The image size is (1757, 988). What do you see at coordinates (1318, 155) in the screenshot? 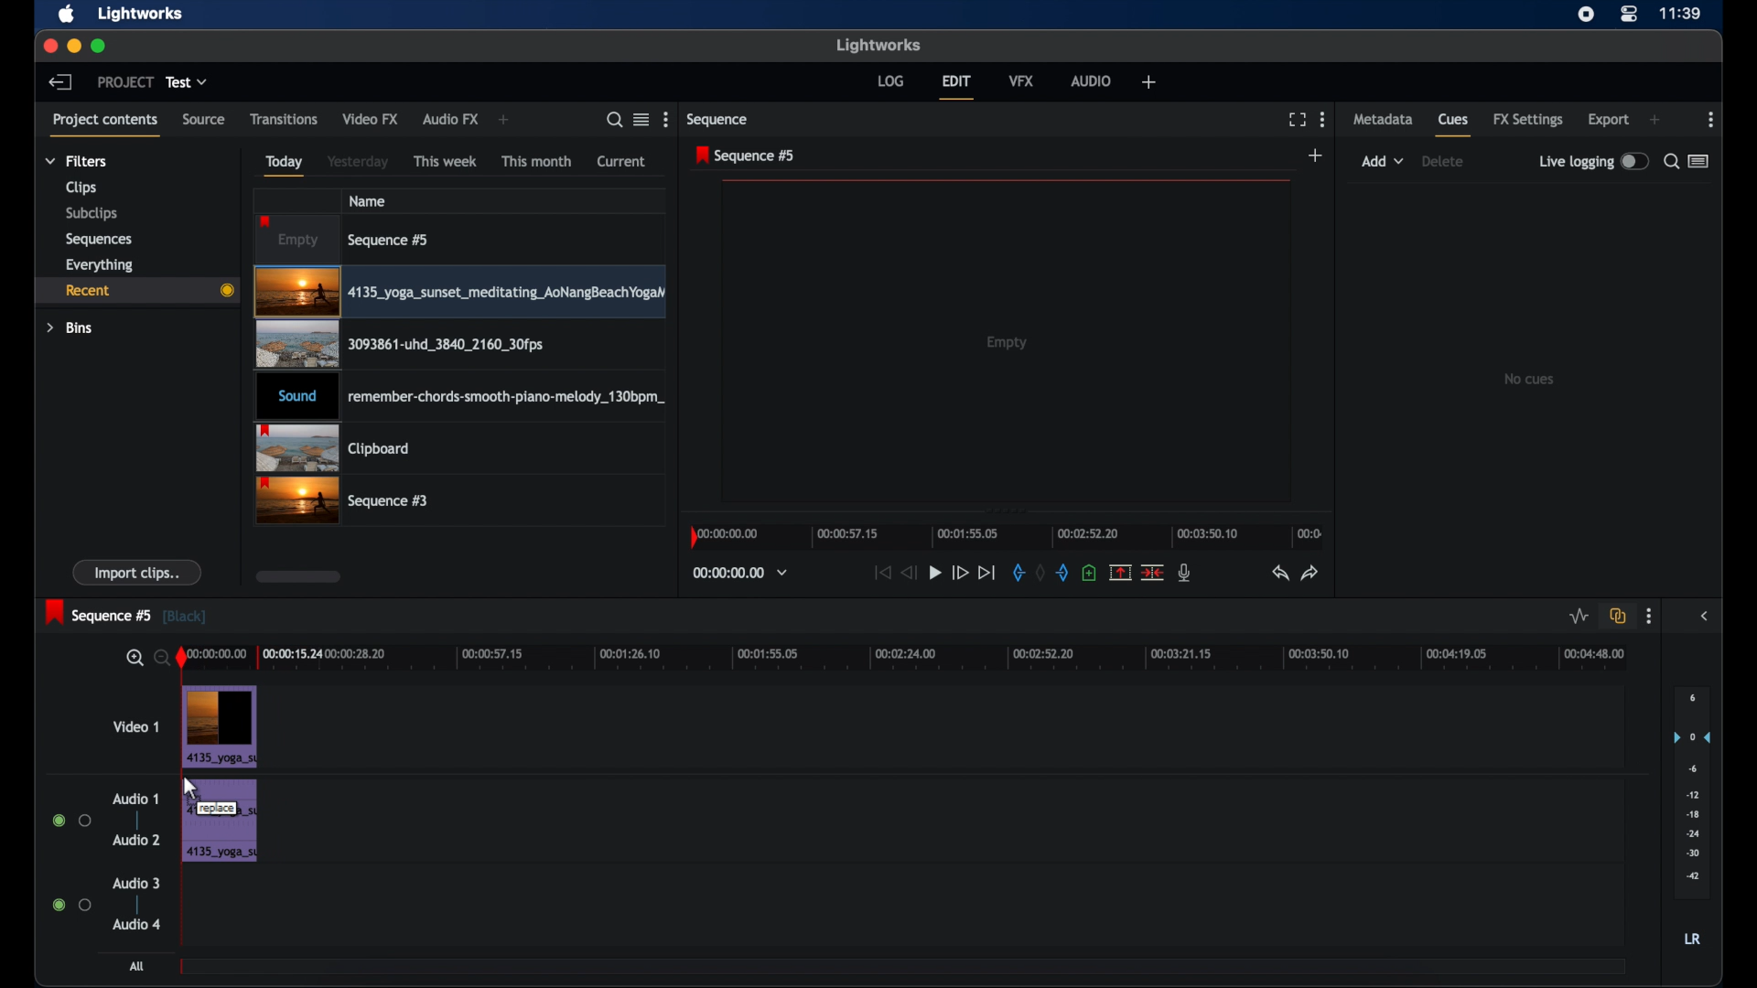
I see `add` at bounding box center [1318, 155].